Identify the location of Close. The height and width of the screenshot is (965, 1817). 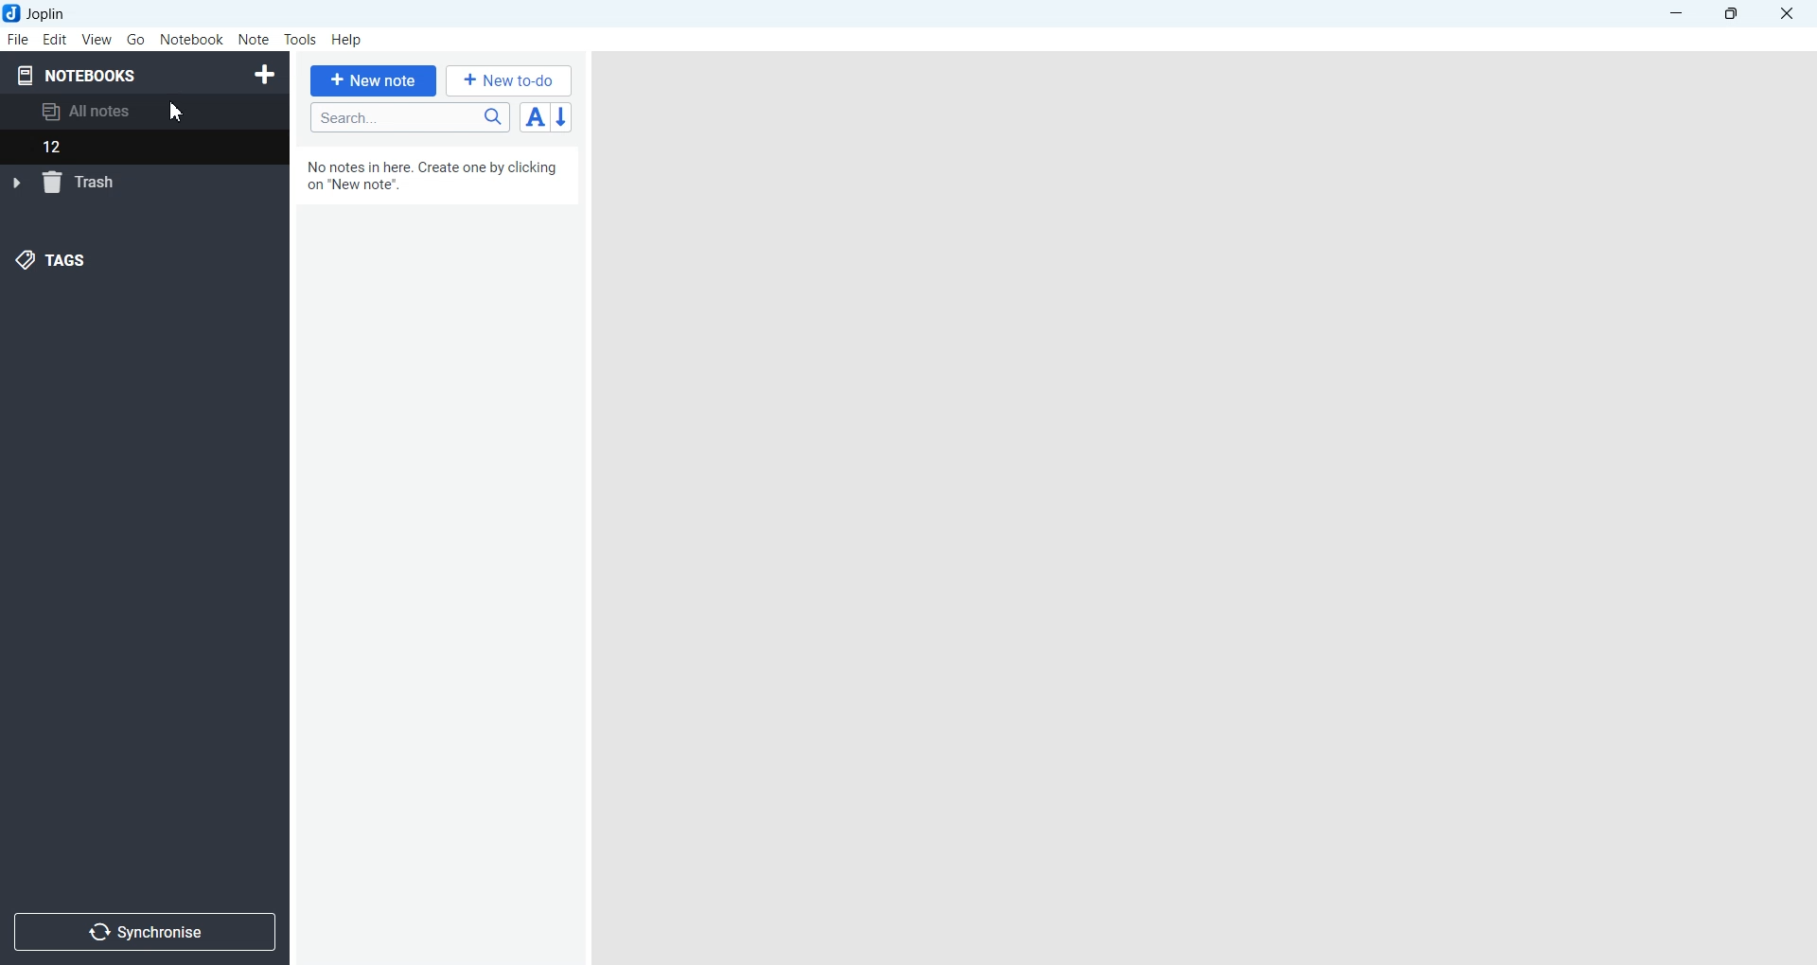
(1785, 14).